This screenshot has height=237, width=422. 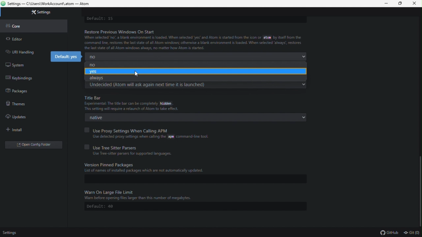 What do you see at coordinates (415, 4) in the screenshot?
I see `close` at bounding box center [415, 4].